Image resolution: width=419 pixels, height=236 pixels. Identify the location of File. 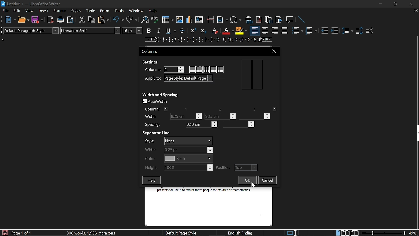
(6, 11).